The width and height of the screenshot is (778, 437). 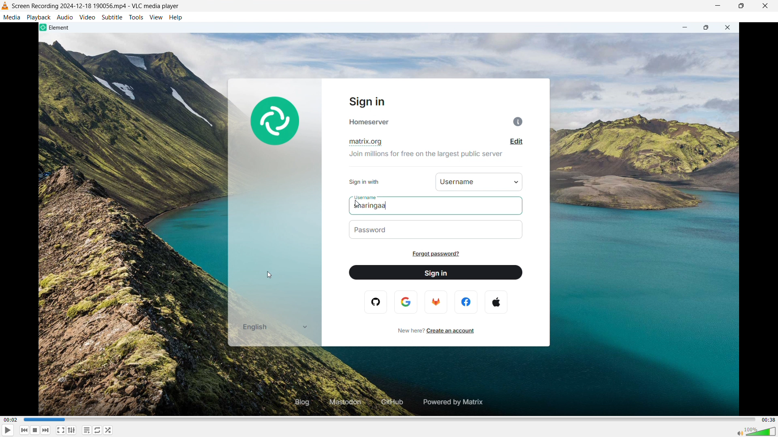 I want to click on minimize, so click(x=716, y=5).